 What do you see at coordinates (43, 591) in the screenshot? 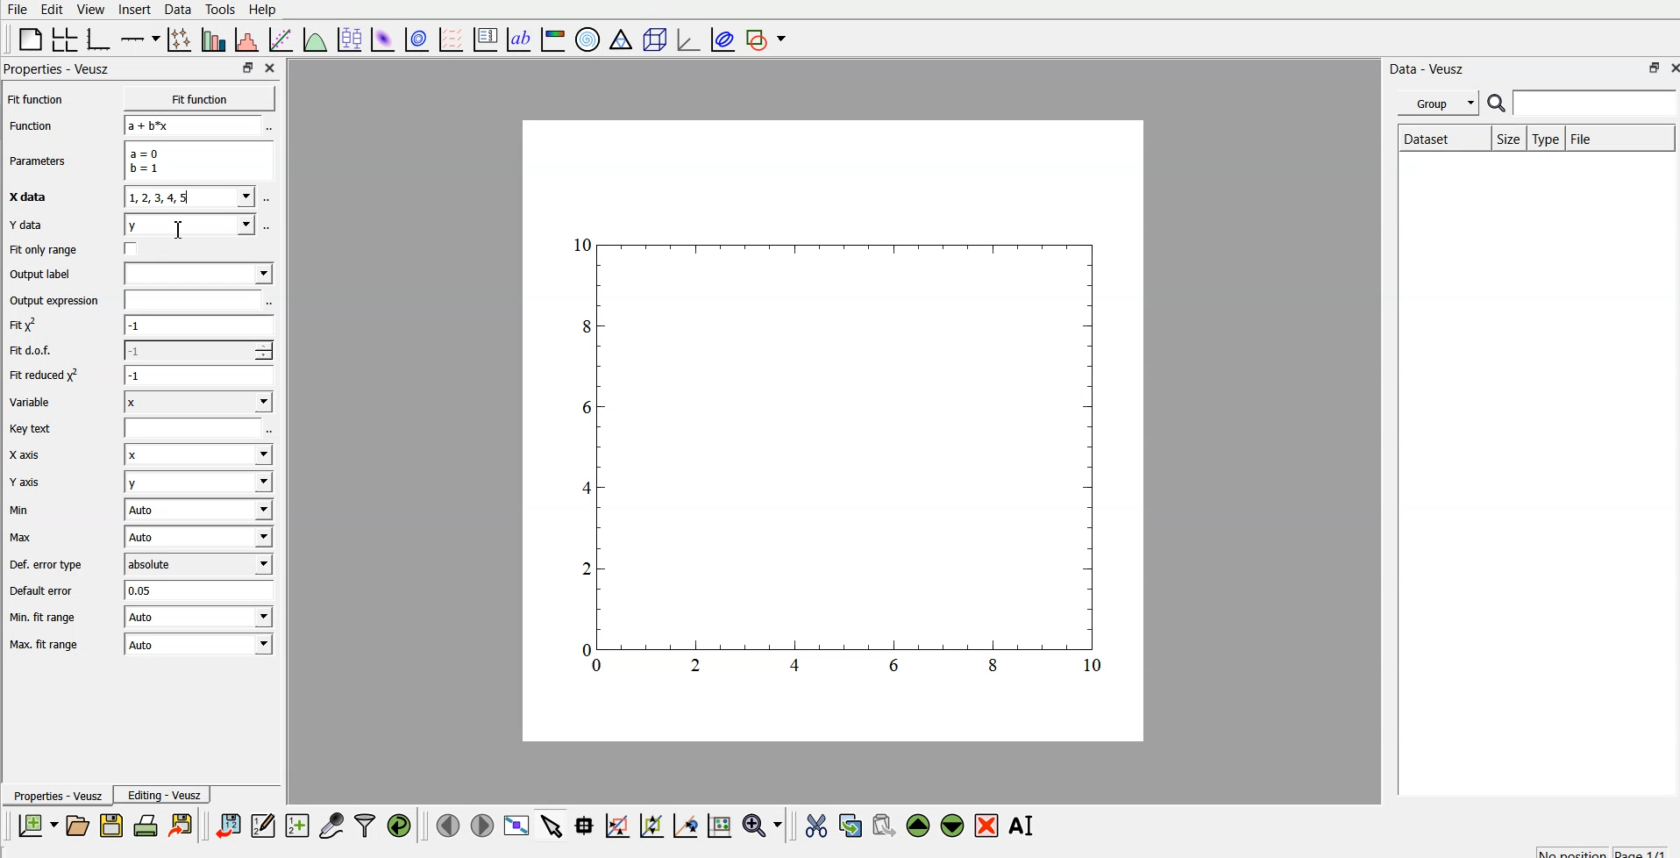
I see `Default error` at bounding box center [43, 591].